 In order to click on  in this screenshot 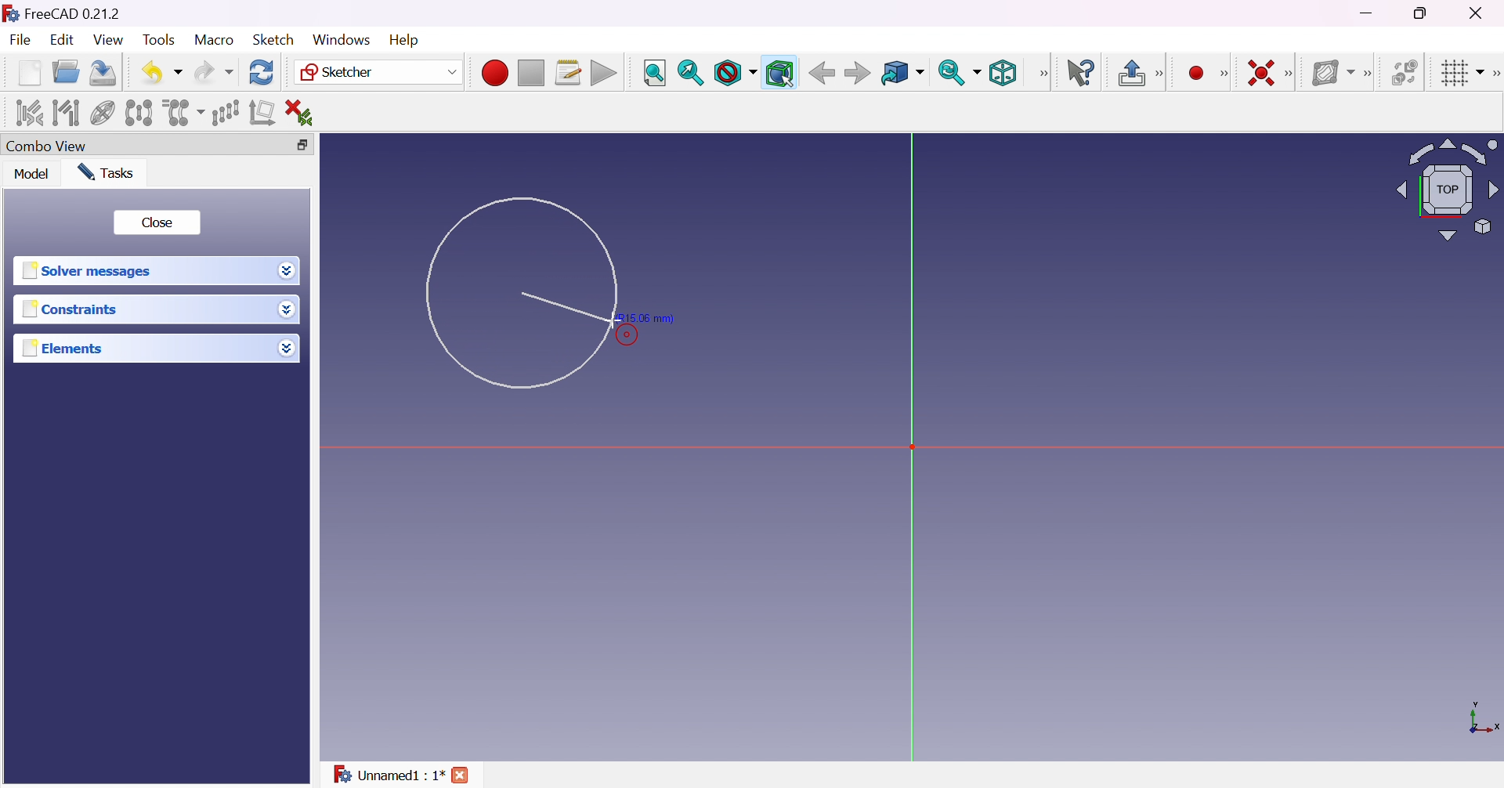, I will do `click(960, 74)`.